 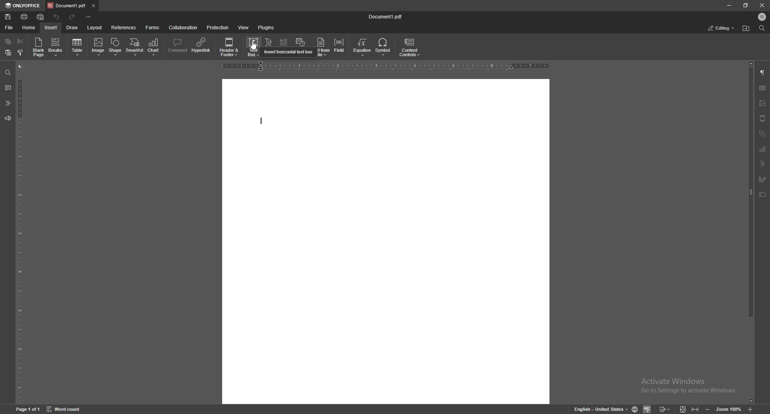 I want to click on vertical scale, so click(x=19, y=233).